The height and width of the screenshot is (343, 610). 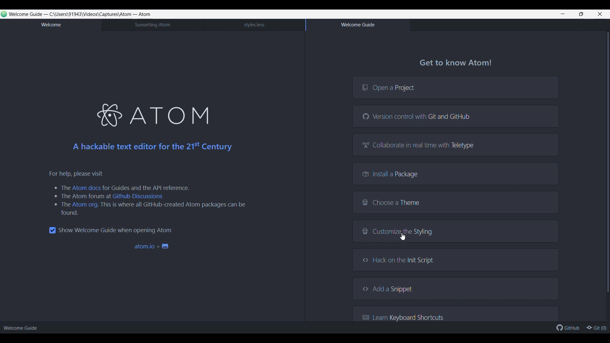 What do you see at coordinates (115, 230) in the screenshot?
I see `Toggle for welcome guide when opening Atom` at bounding box center [115, 230].